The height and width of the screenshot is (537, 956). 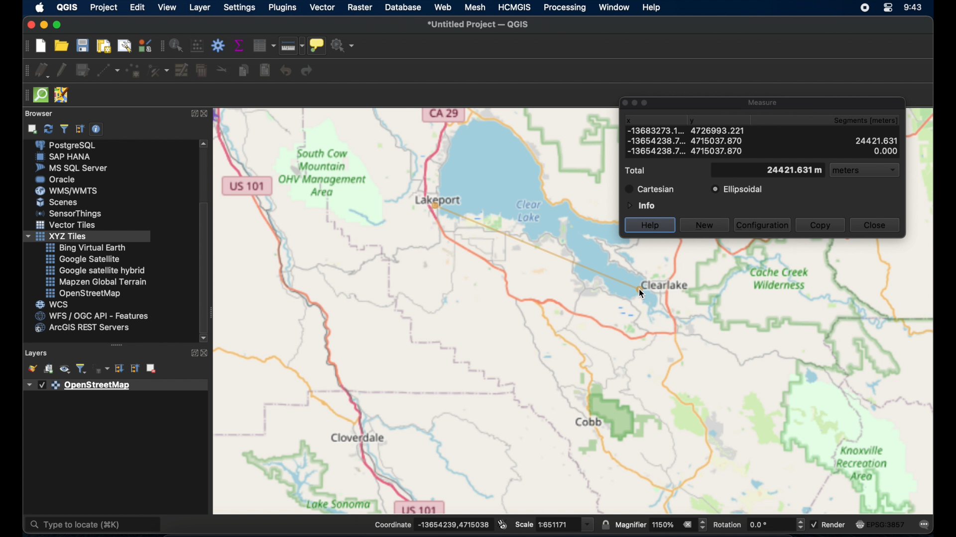 I want to click on configuration, so click(x=763, y=224).